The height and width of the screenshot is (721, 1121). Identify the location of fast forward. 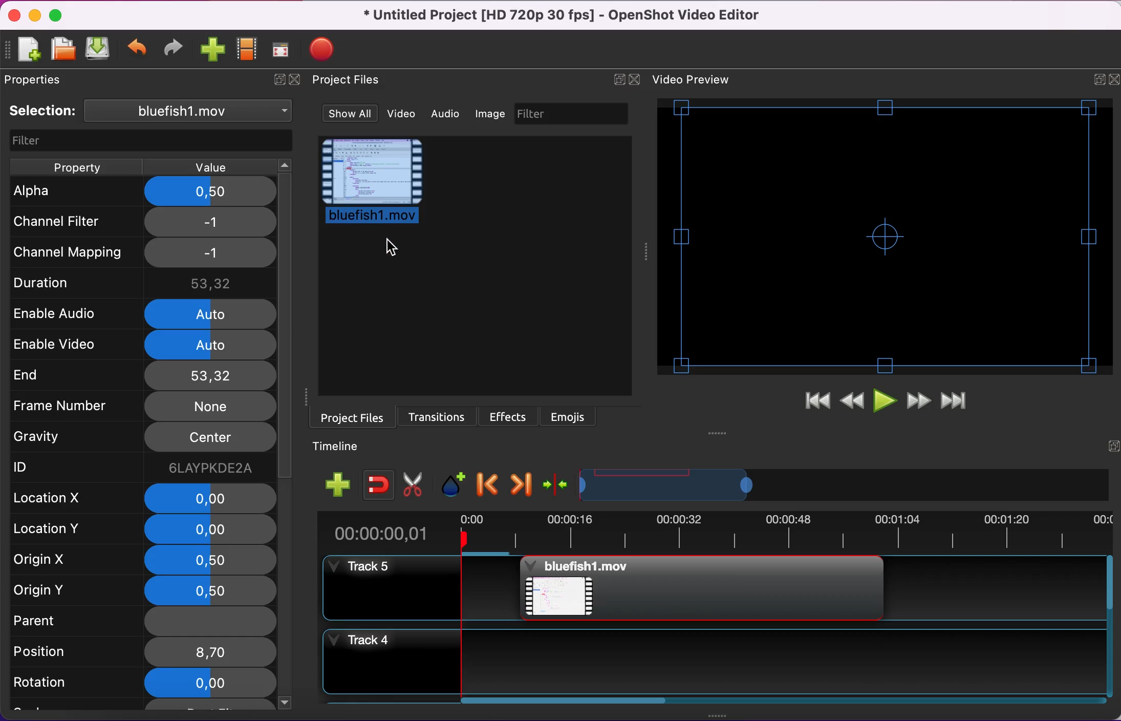
(920, 401).